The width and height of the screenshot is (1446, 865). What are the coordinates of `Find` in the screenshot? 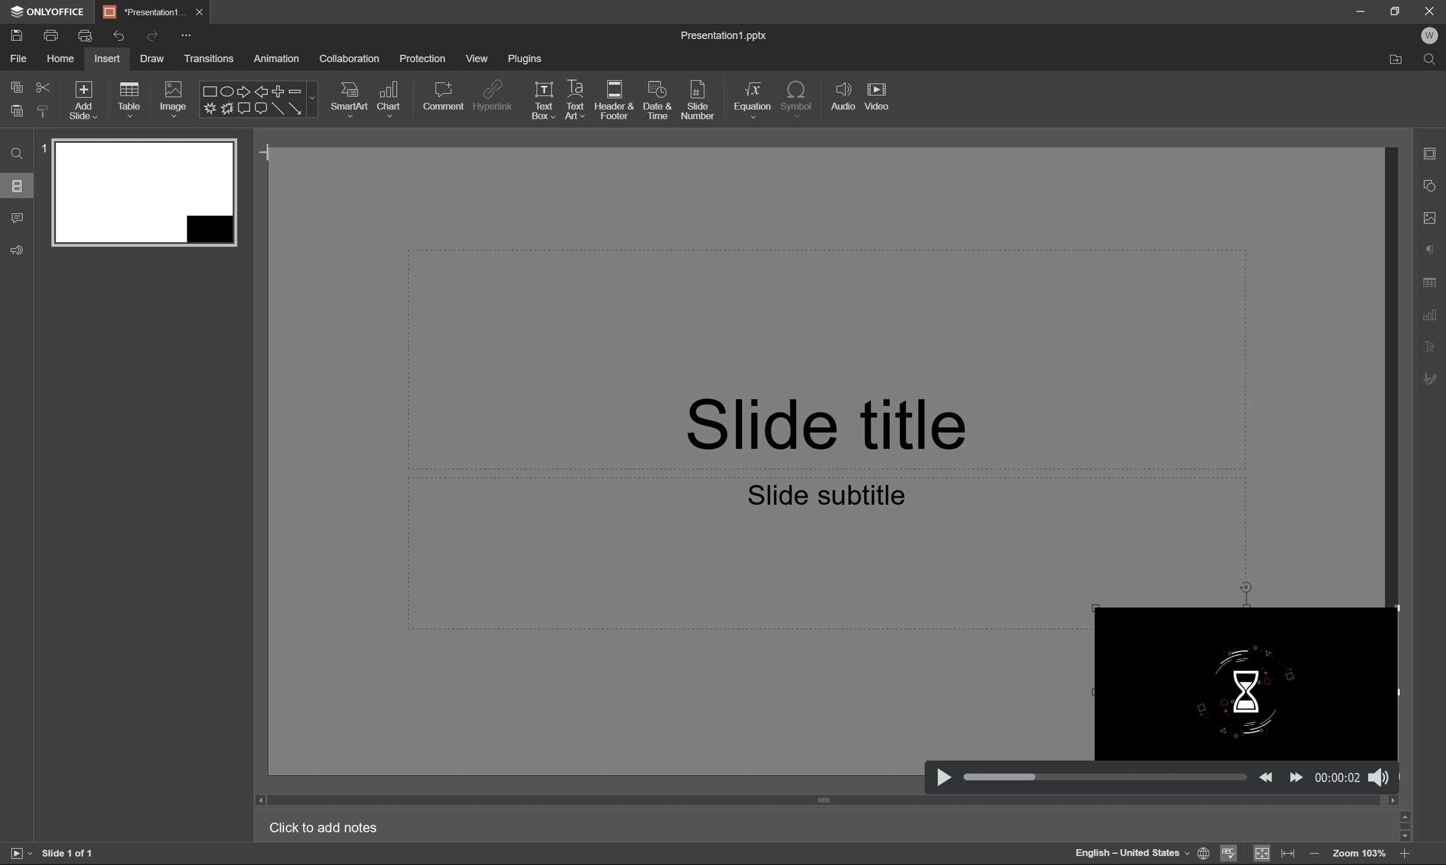 It's located at (1433, 61).